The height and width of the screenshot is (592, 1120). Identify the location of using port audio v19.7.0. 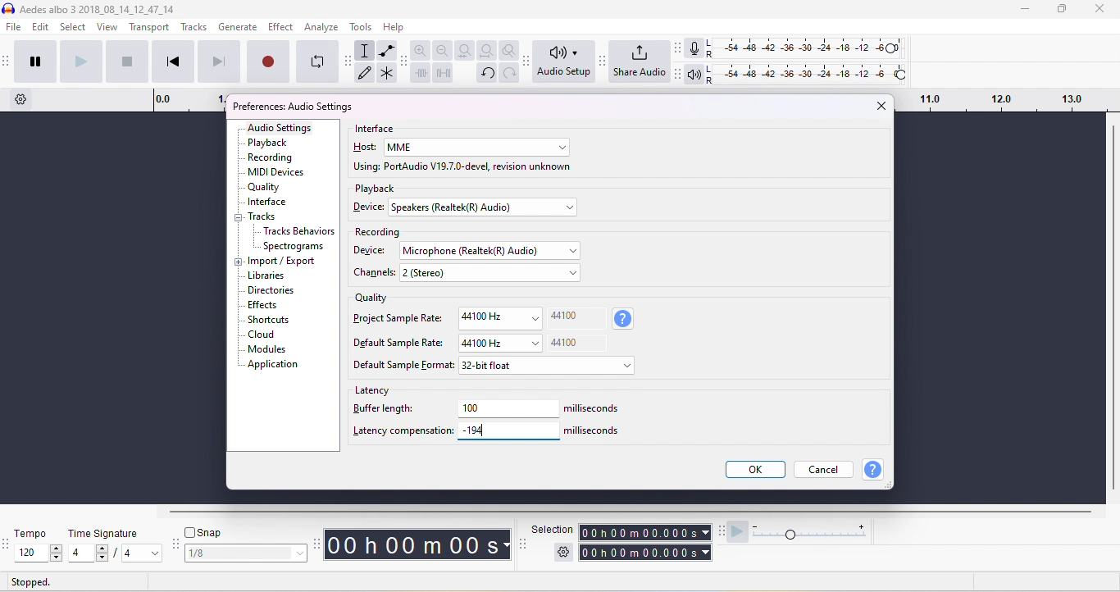
(463, 168).